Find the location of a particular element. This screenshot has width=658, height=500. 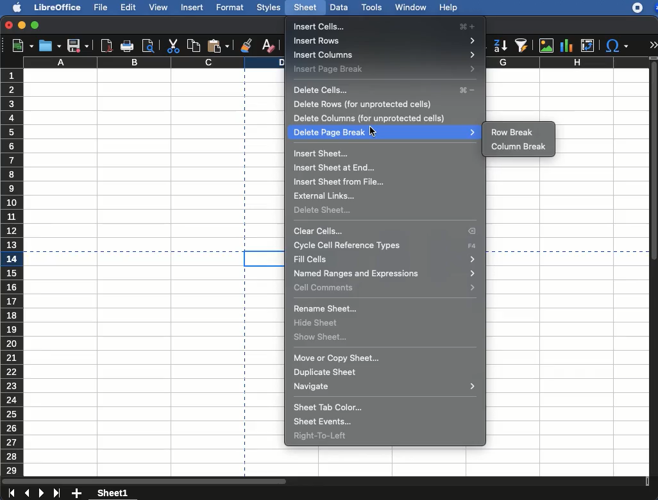

hide sheet is located at coordinates (318, 323).